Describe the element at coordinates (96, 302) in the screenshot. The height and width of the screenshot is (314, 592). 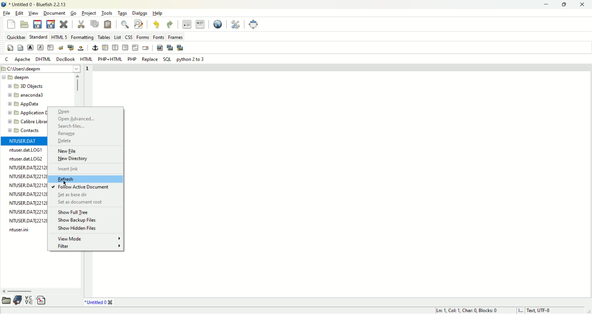
I see `document name` at that location.